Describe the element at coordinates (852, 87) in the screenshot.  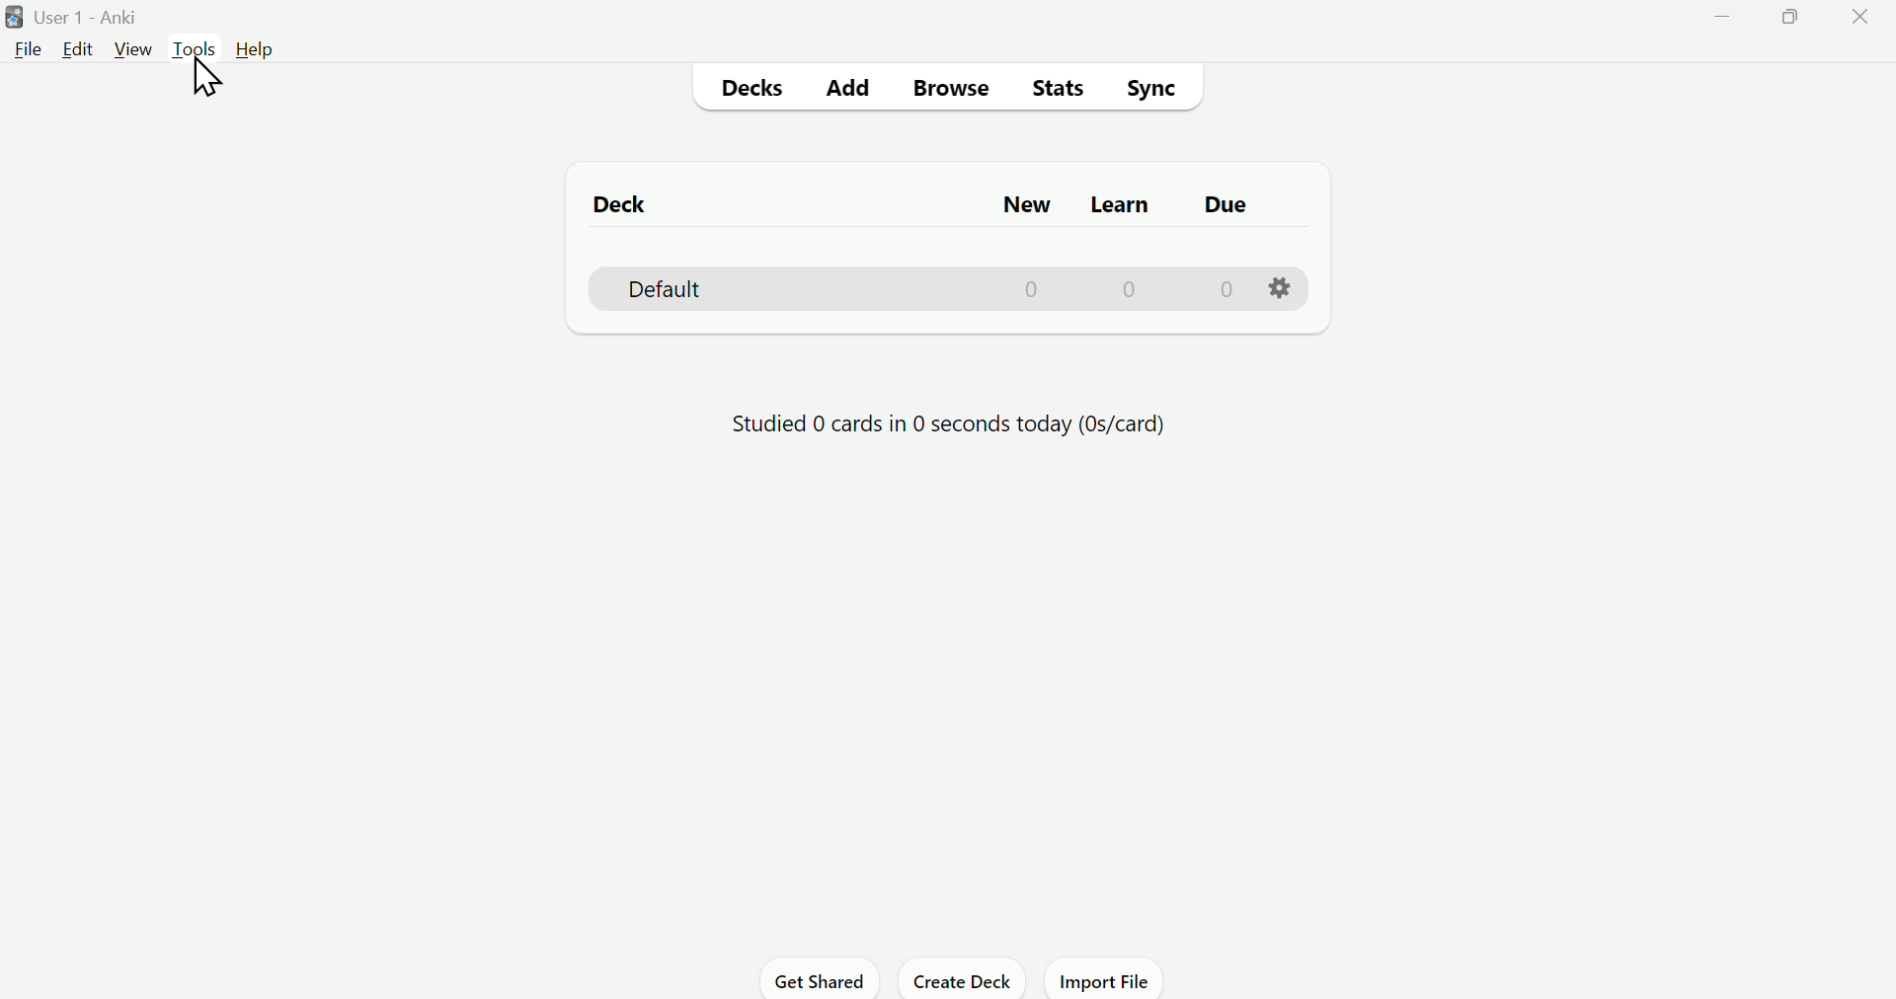
I see `Add` at that location.